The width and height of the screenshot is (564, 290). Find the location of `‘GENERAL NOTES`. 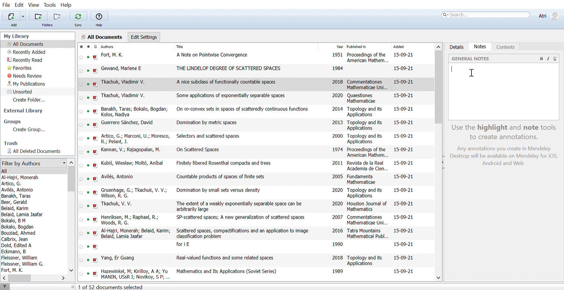

‘GENERAL NOTES is located at coordinates (470, 58).